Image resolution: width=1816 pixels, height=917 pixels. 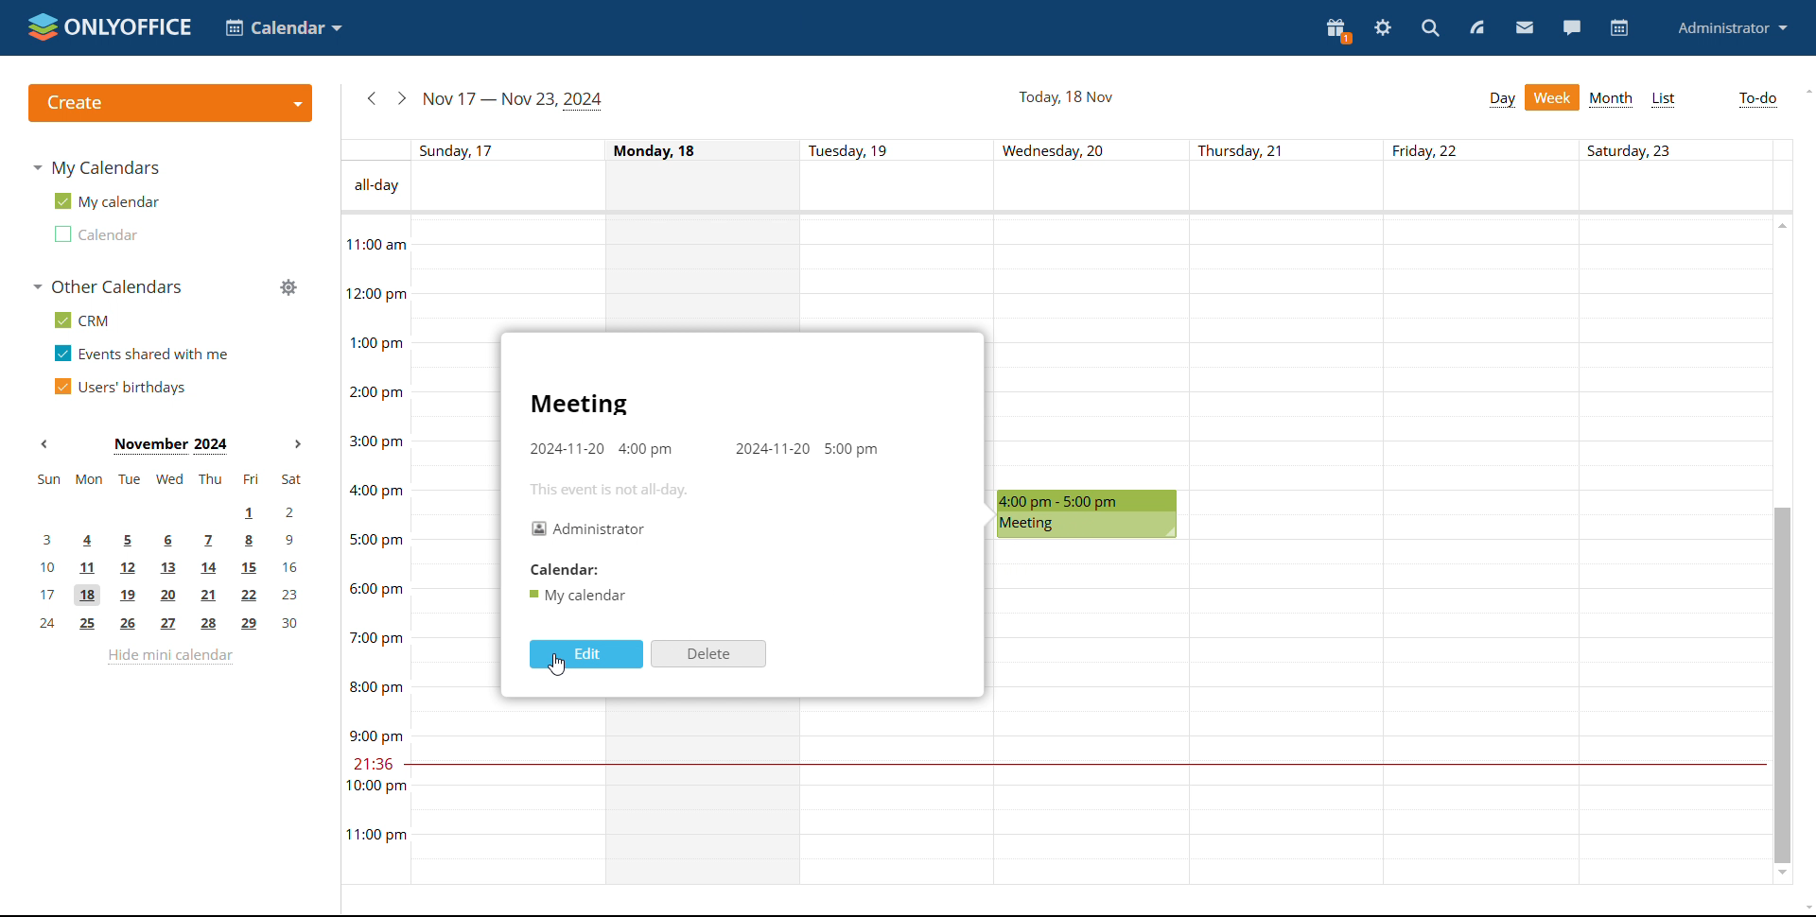 What do you see at coordinates (107, 26) in the screenshot?
I see `logo` at bounding box center [107, 26].